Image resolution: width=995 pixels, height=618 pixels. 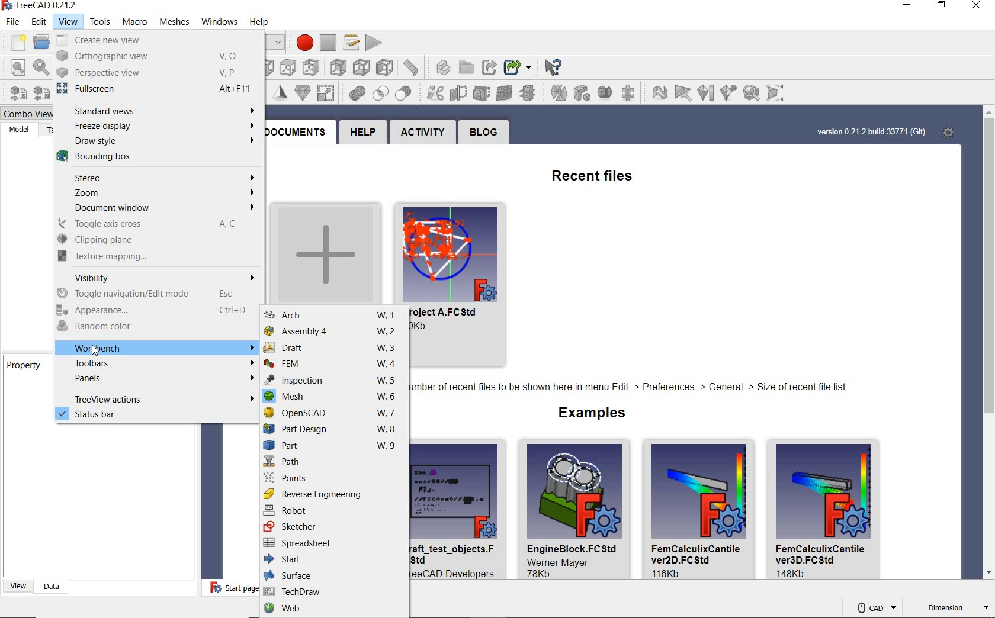 What do you see at coordinates (957, 609) in the screenshot?
I see `dimension` at bounding box center [957, 609].